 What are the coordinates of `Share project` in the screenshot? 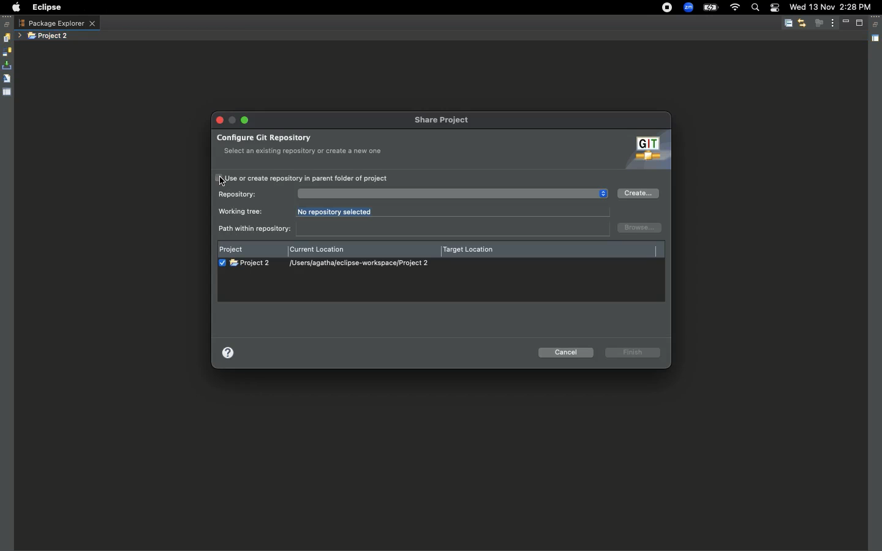 It's located at (447, 121).